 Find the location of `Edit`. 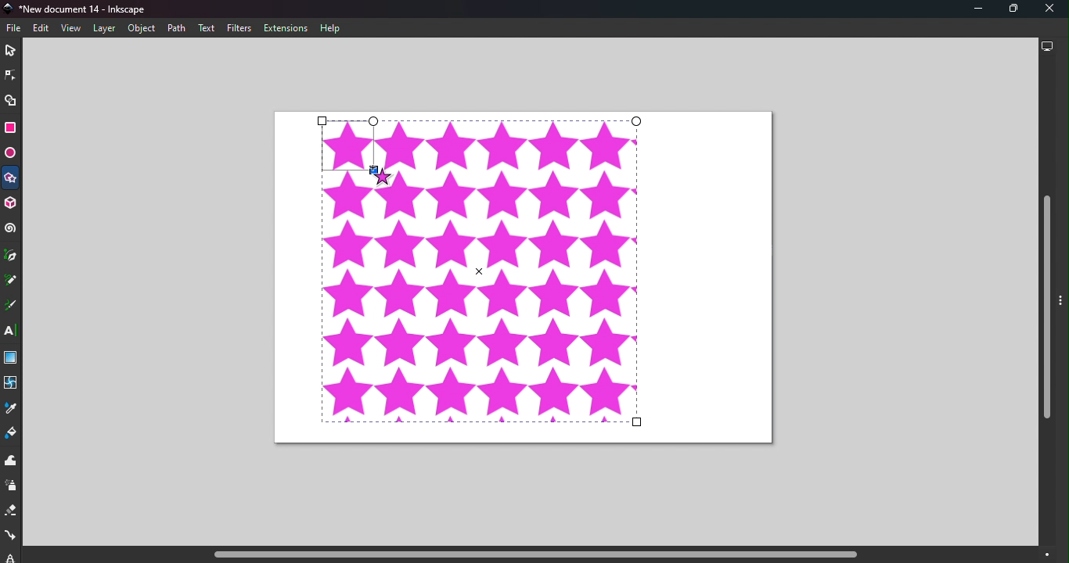

Edit is located at coordinates (41, 29).